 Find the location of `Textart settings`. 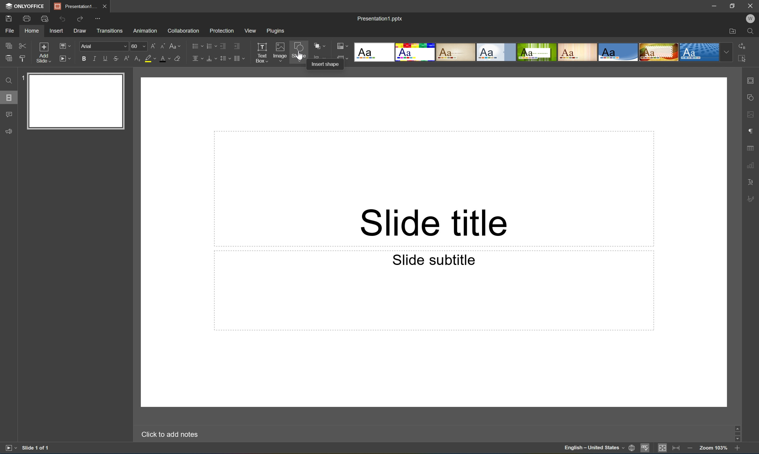

Textart settings is located at coordinates (751, 183).